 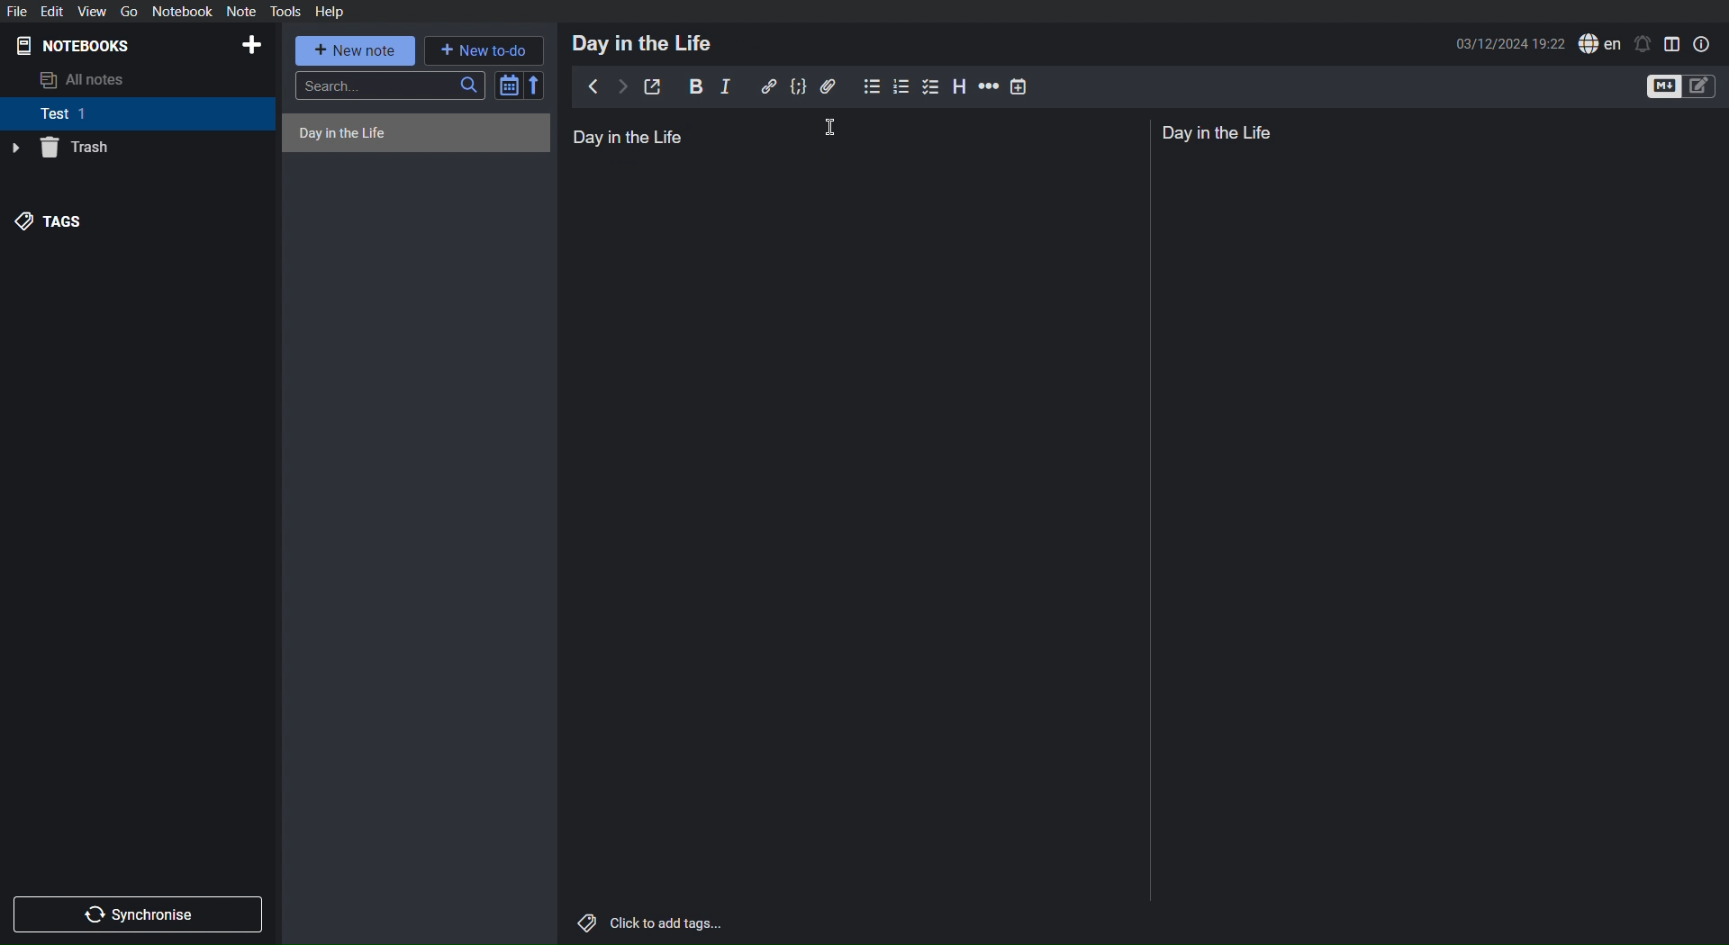 What do you see at coordinates (14, 12) in the screenshot?
I see `File` at bounding box center [14, 12].